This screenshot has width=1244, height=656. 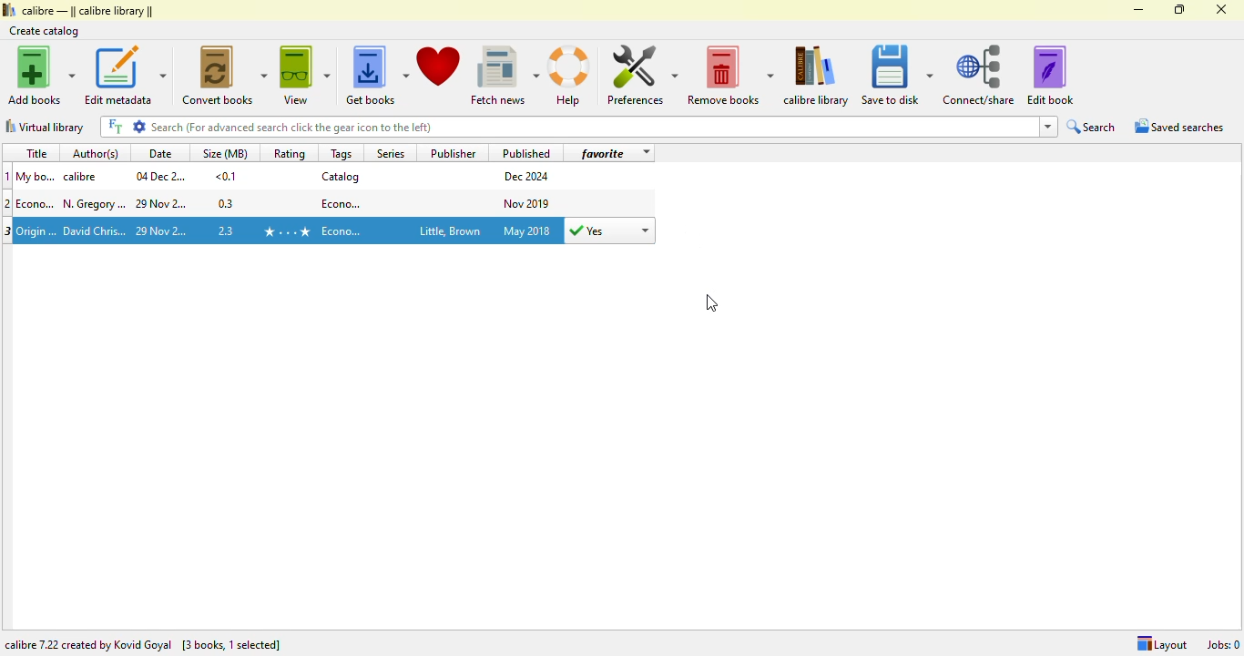 What do you see at coordinates (609, 231) in the screenshot?
I see `yes` at bounding box center [609, 231].